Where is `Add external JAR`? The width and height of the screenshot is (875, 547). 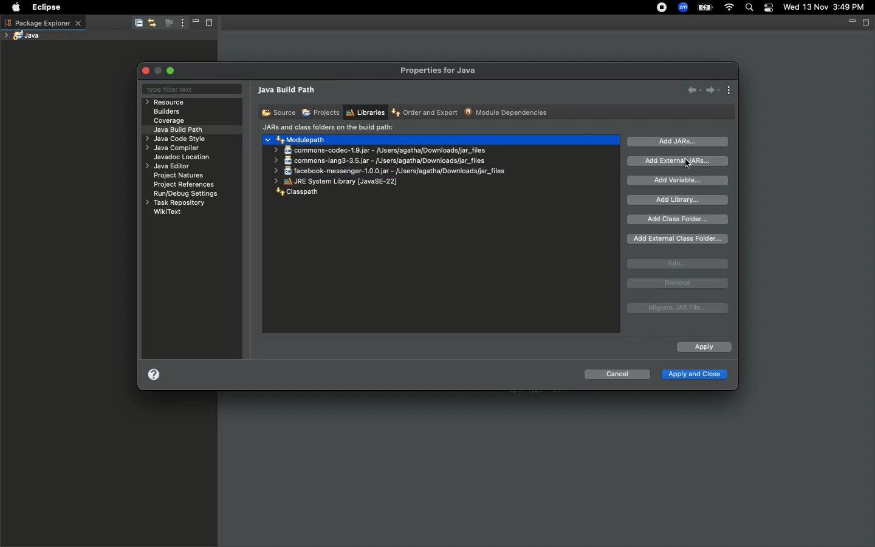 Add external JAR is located at coordinates (678, 160).